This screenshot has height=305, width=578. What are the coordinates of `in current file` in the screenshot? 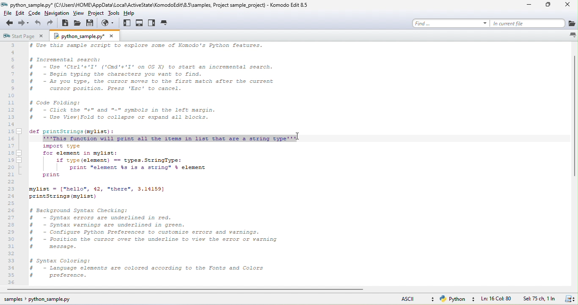 It's located at (527, 23).